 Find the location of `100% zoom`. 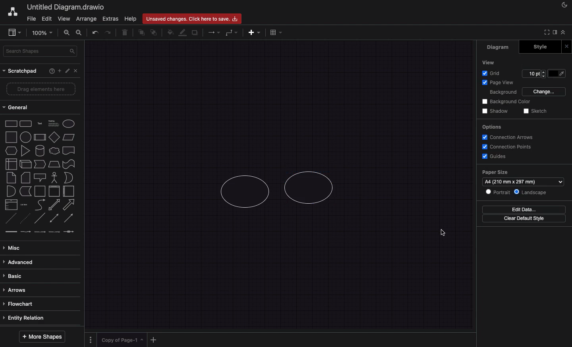

100% zoom is located at coordinates (41, 32).